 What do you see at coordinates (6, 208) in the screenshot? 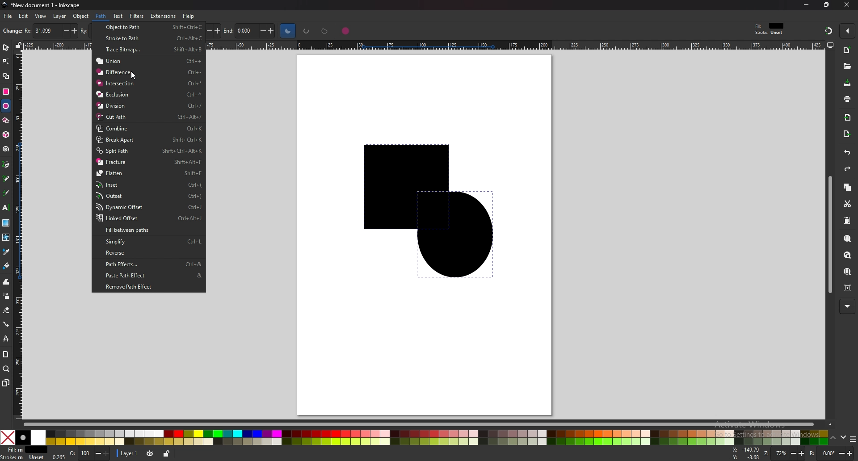
I see `text` at bounding box center [6, 208].